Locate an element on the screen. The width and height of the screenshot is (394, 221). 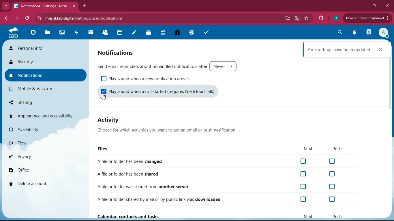
flow is located at coordinates (20, 142).